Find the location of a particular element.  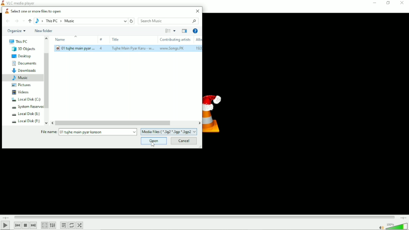

Restore down is located at coordinates (388, 4).